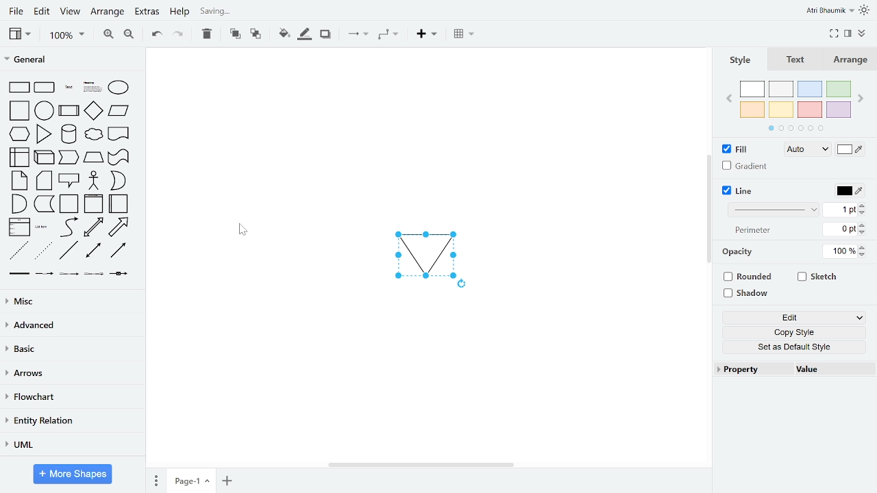 The image size is (877, 493). What do you see at coordinates (753, 89) in the screenshot?
I see `white` at bounding box center [753, 89].